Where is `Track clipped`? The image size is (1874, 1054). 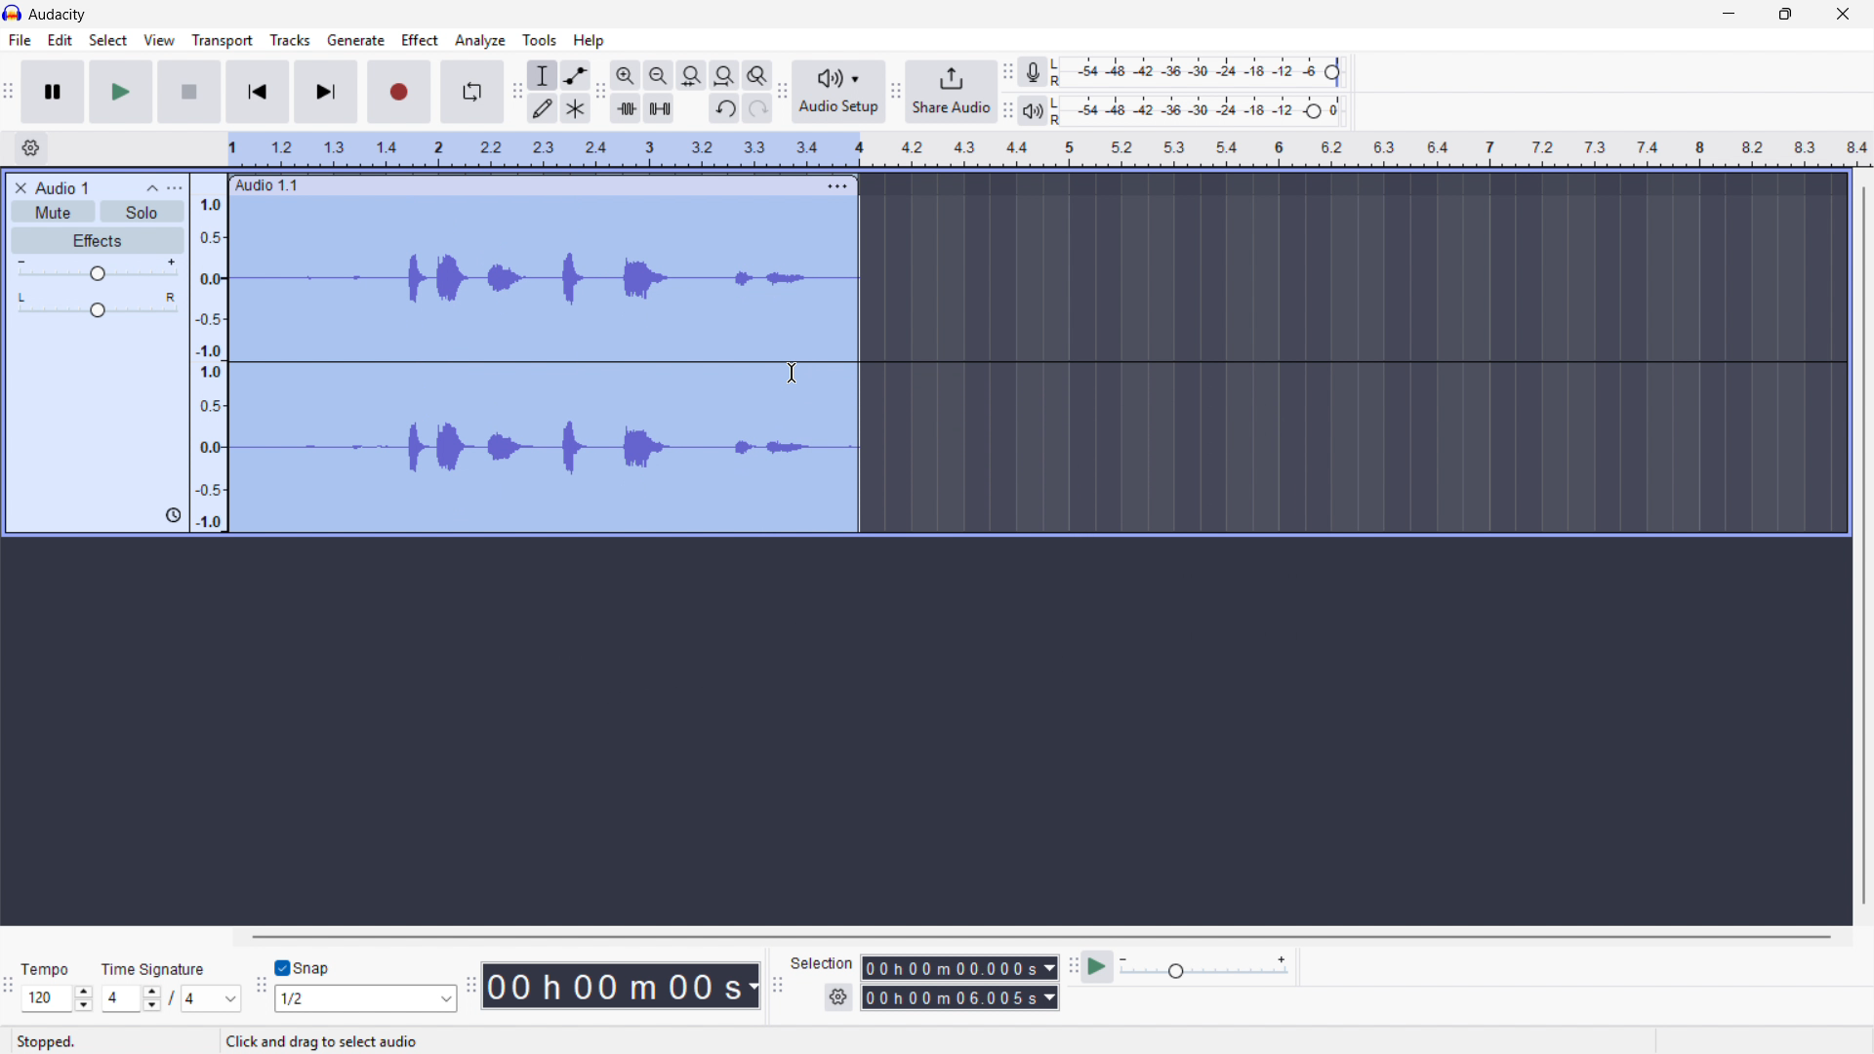 Track clipped is located at coordinates (547, 365).